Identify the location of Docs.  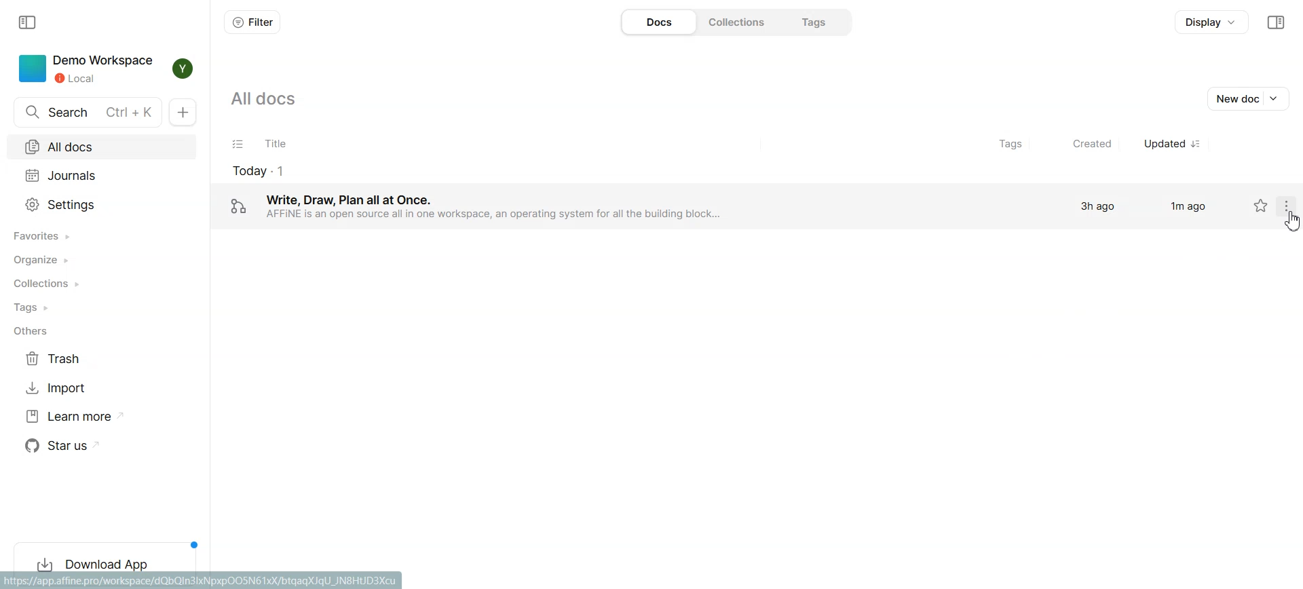
(658, 22).